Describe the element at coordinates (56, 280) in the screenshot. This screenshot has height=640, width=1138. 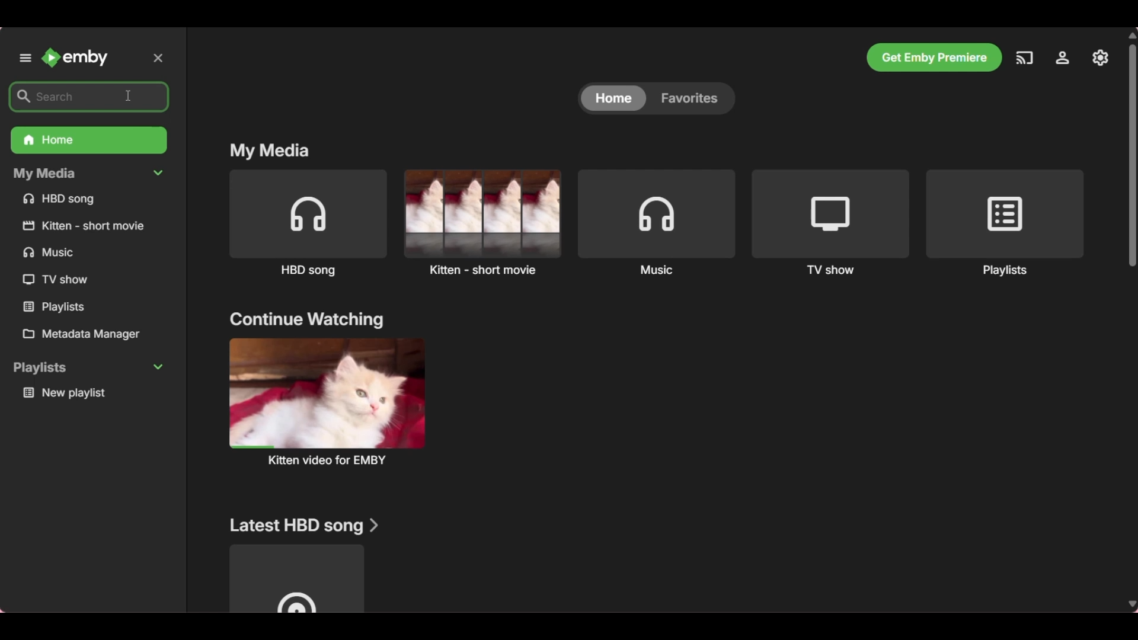
I see `TV show` at that location.